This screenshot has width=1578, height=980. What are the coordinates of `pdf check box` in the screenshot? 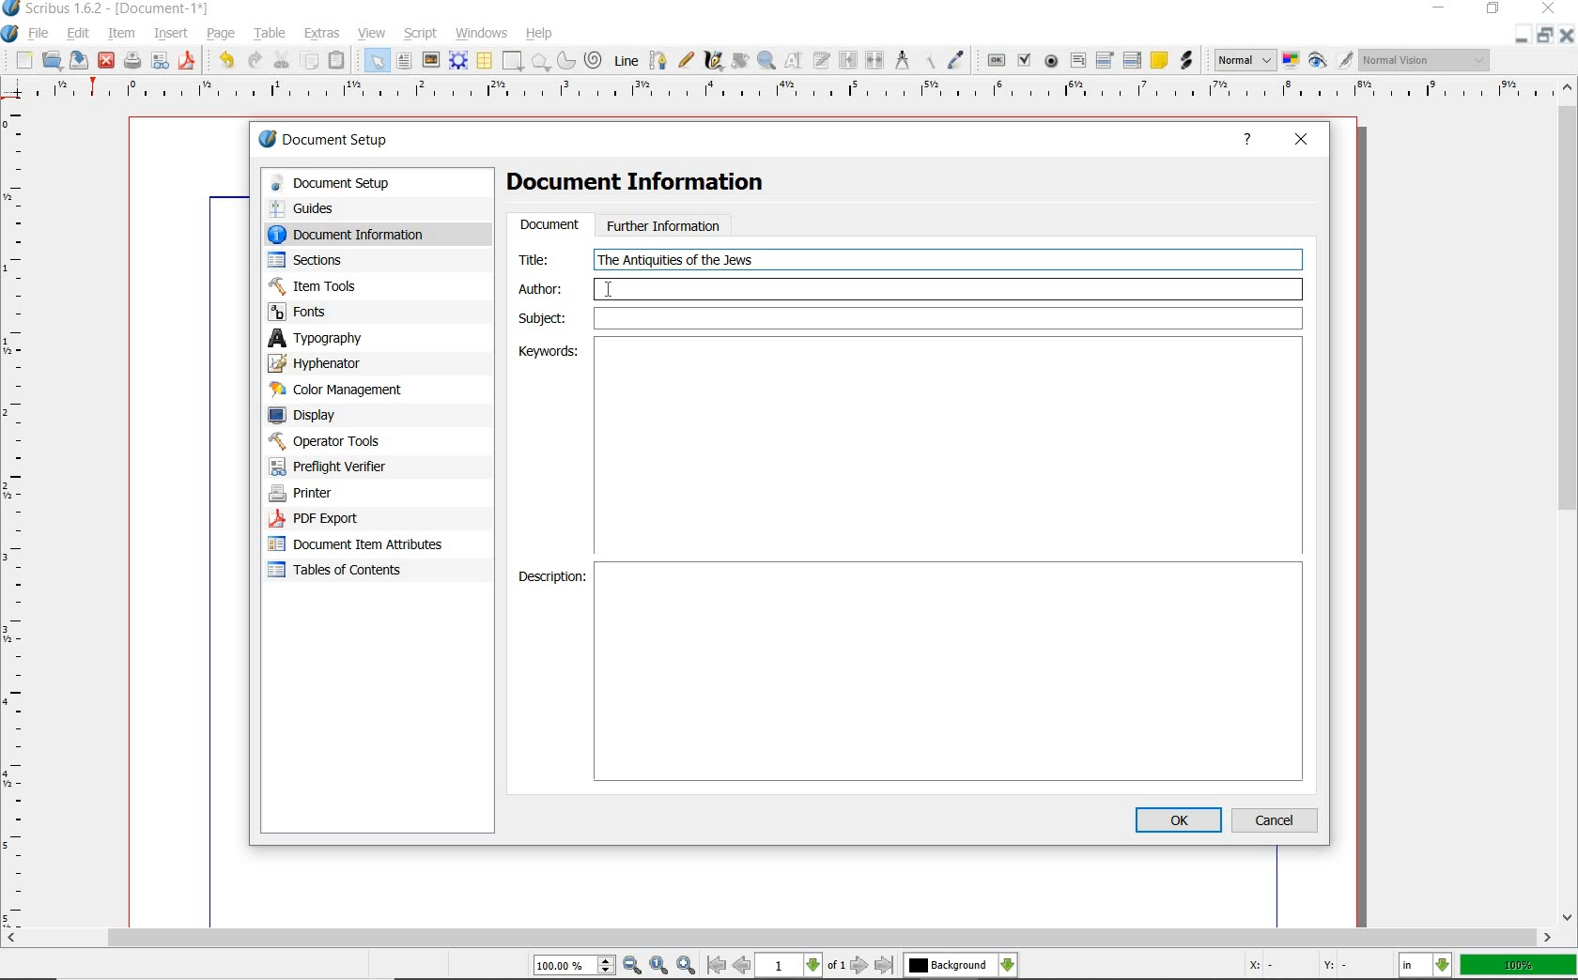 It's located at (1026, 59).